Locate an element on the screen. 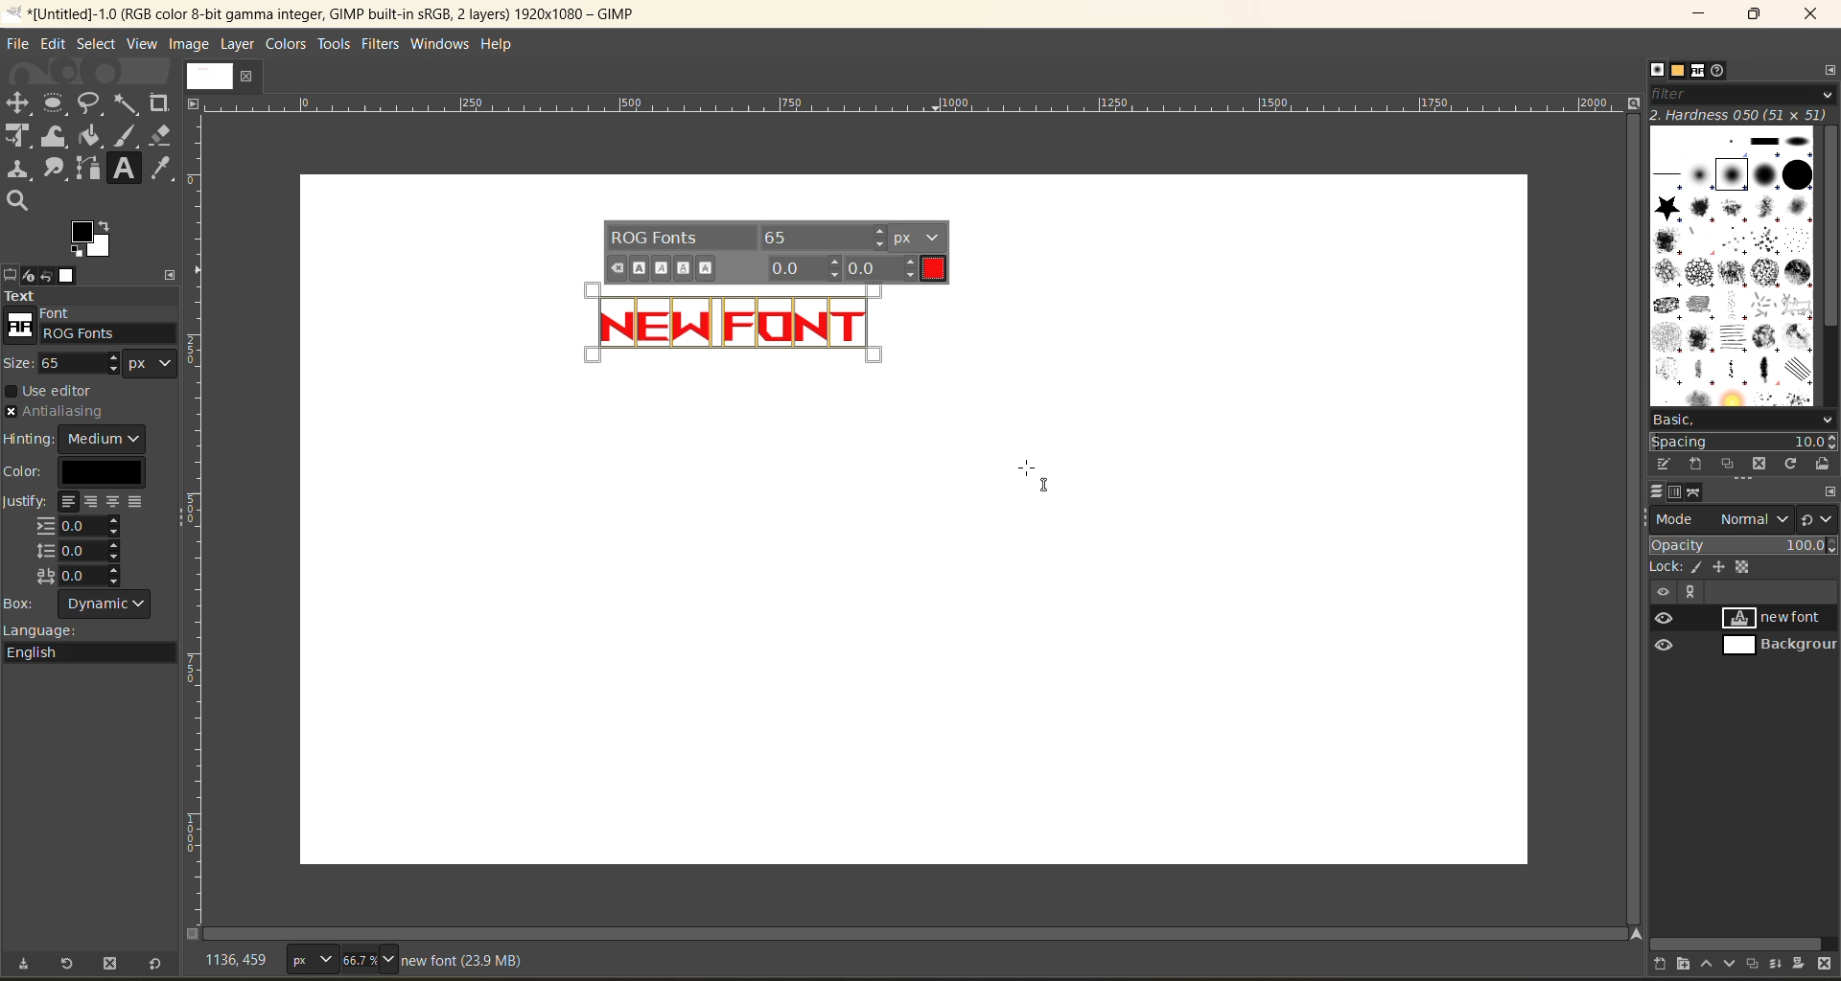 The image size is (1841, 981). current text color is located at coordinates (933, 268).